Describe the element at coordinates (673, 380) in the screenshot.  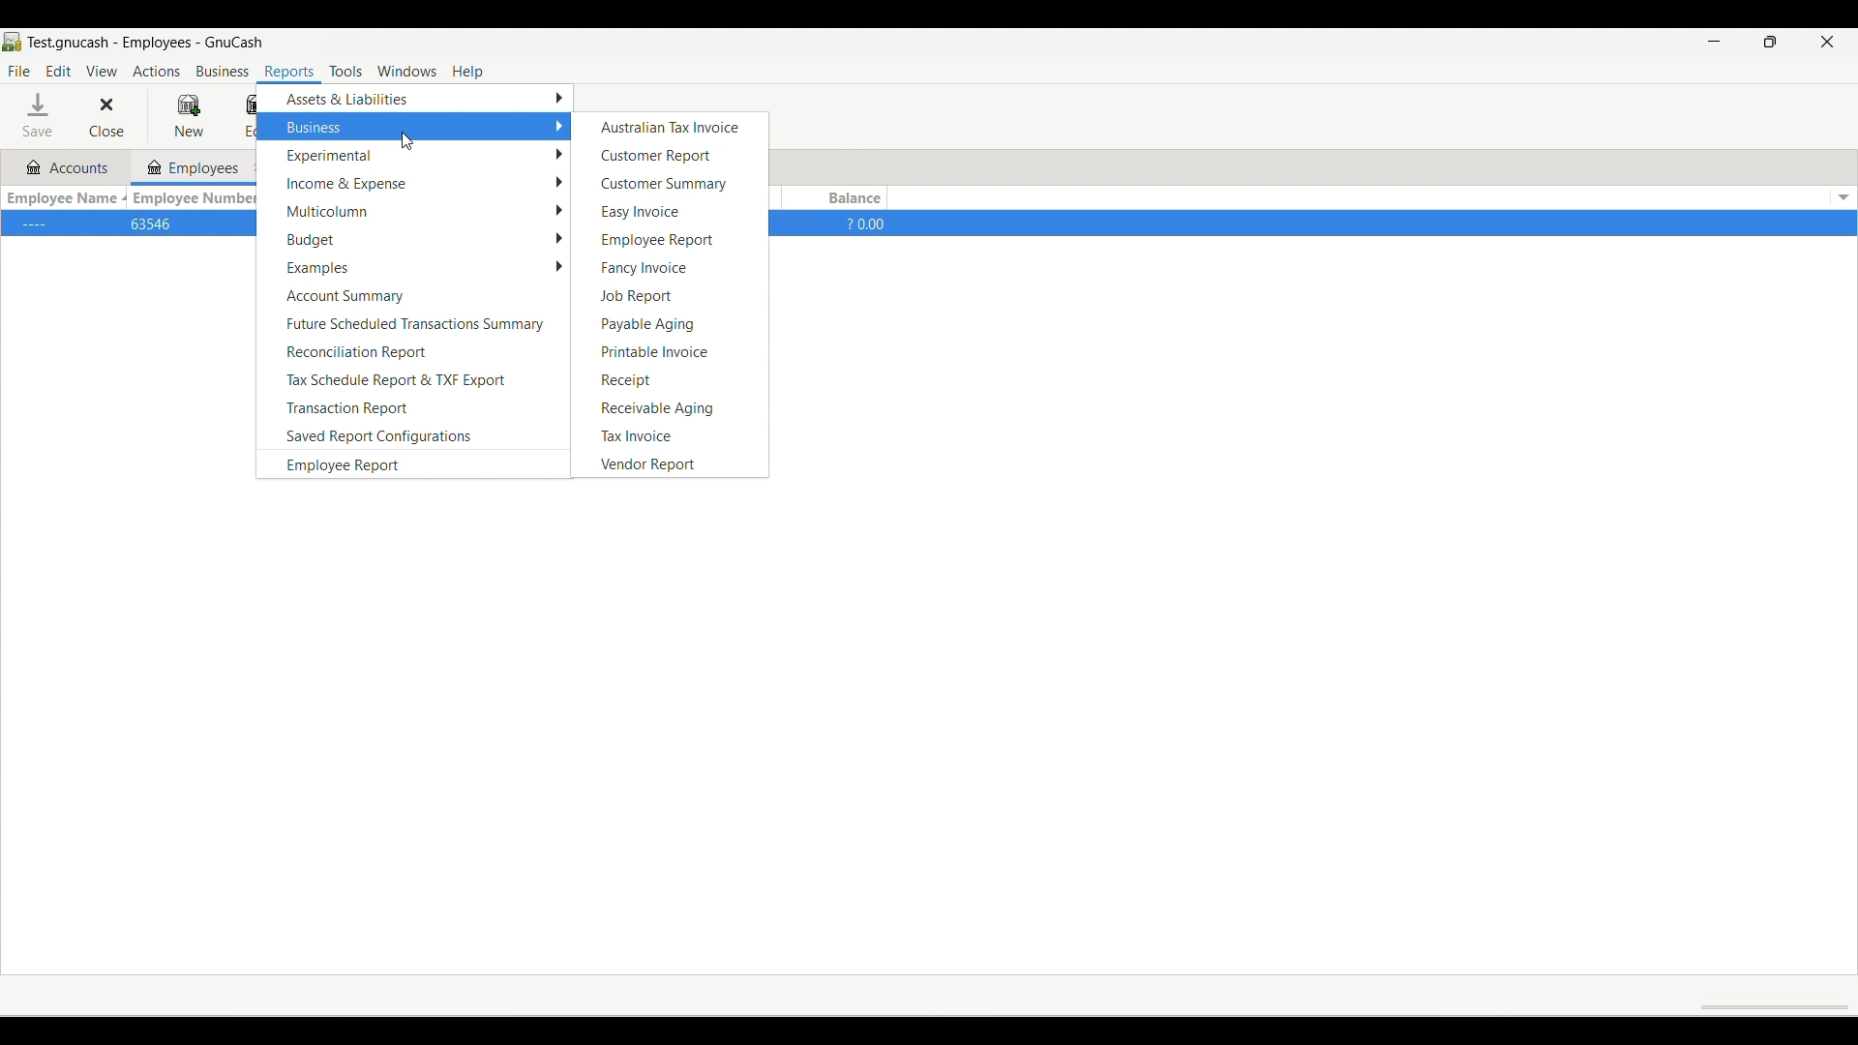
I see `Receipt` at that location.